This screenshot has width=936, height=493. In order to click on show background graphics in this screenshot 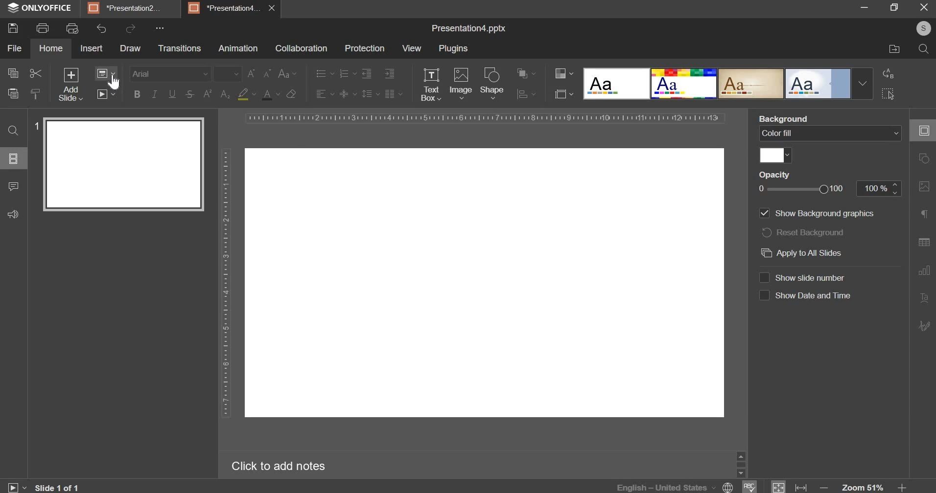, I will do `click(827, 213)`.